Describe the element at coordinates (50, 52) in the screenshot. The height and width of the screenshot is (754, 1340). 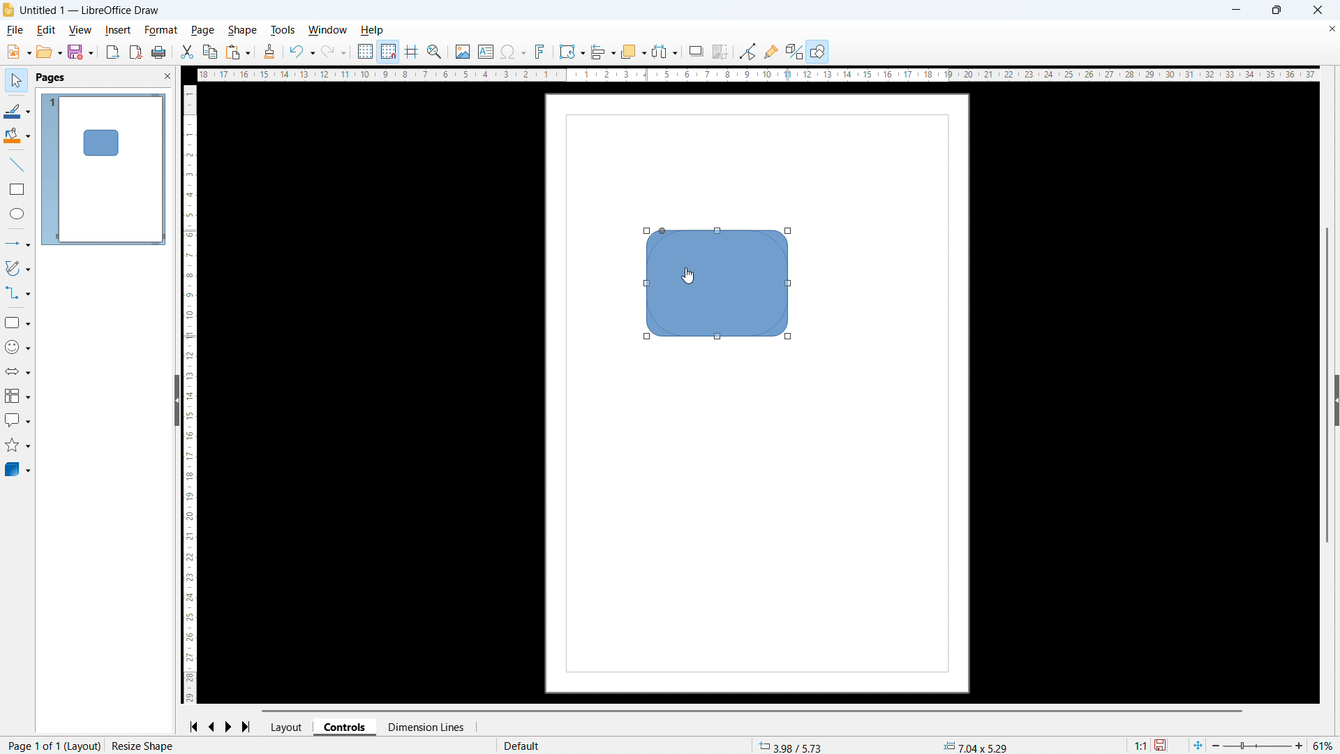
I see `open ` at that location.